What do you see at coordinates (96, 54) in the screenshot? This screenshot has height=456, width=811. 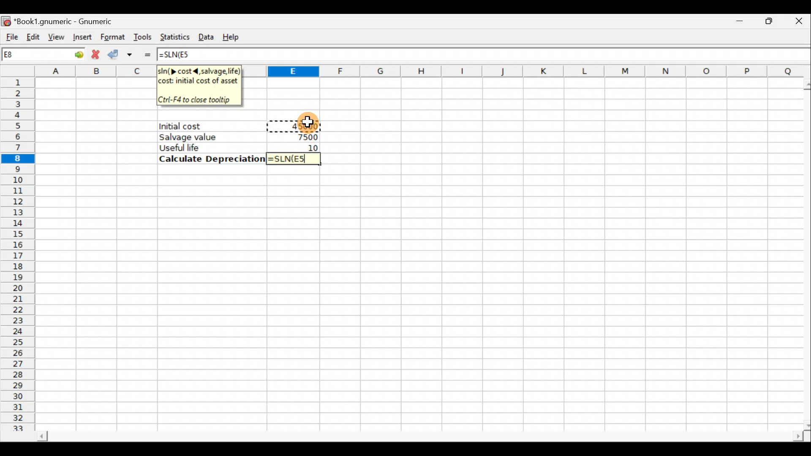 I see `Cancel change` at bounding box center [96, 54].